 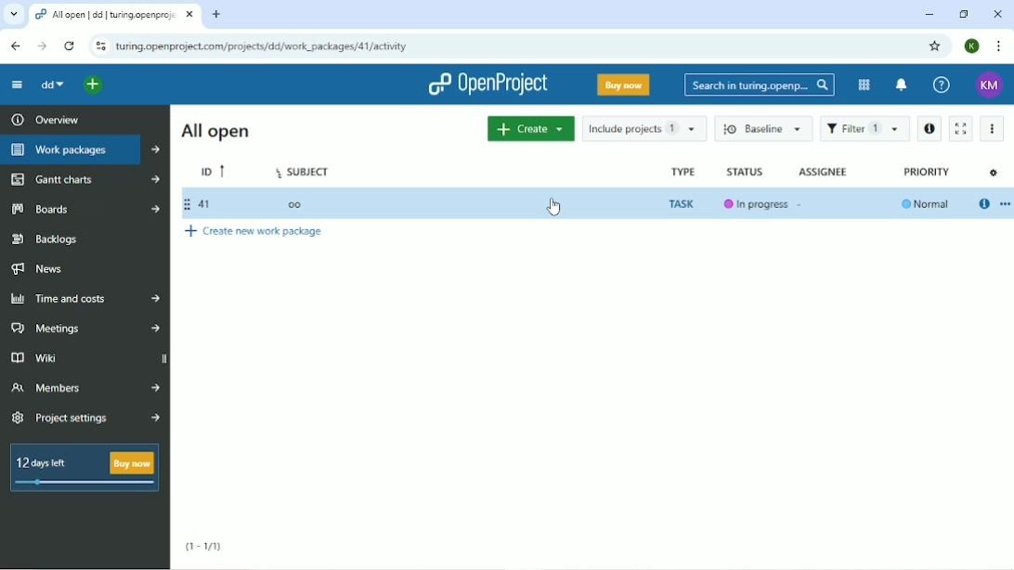 I want to click on ID, so click(x=211, y=172).